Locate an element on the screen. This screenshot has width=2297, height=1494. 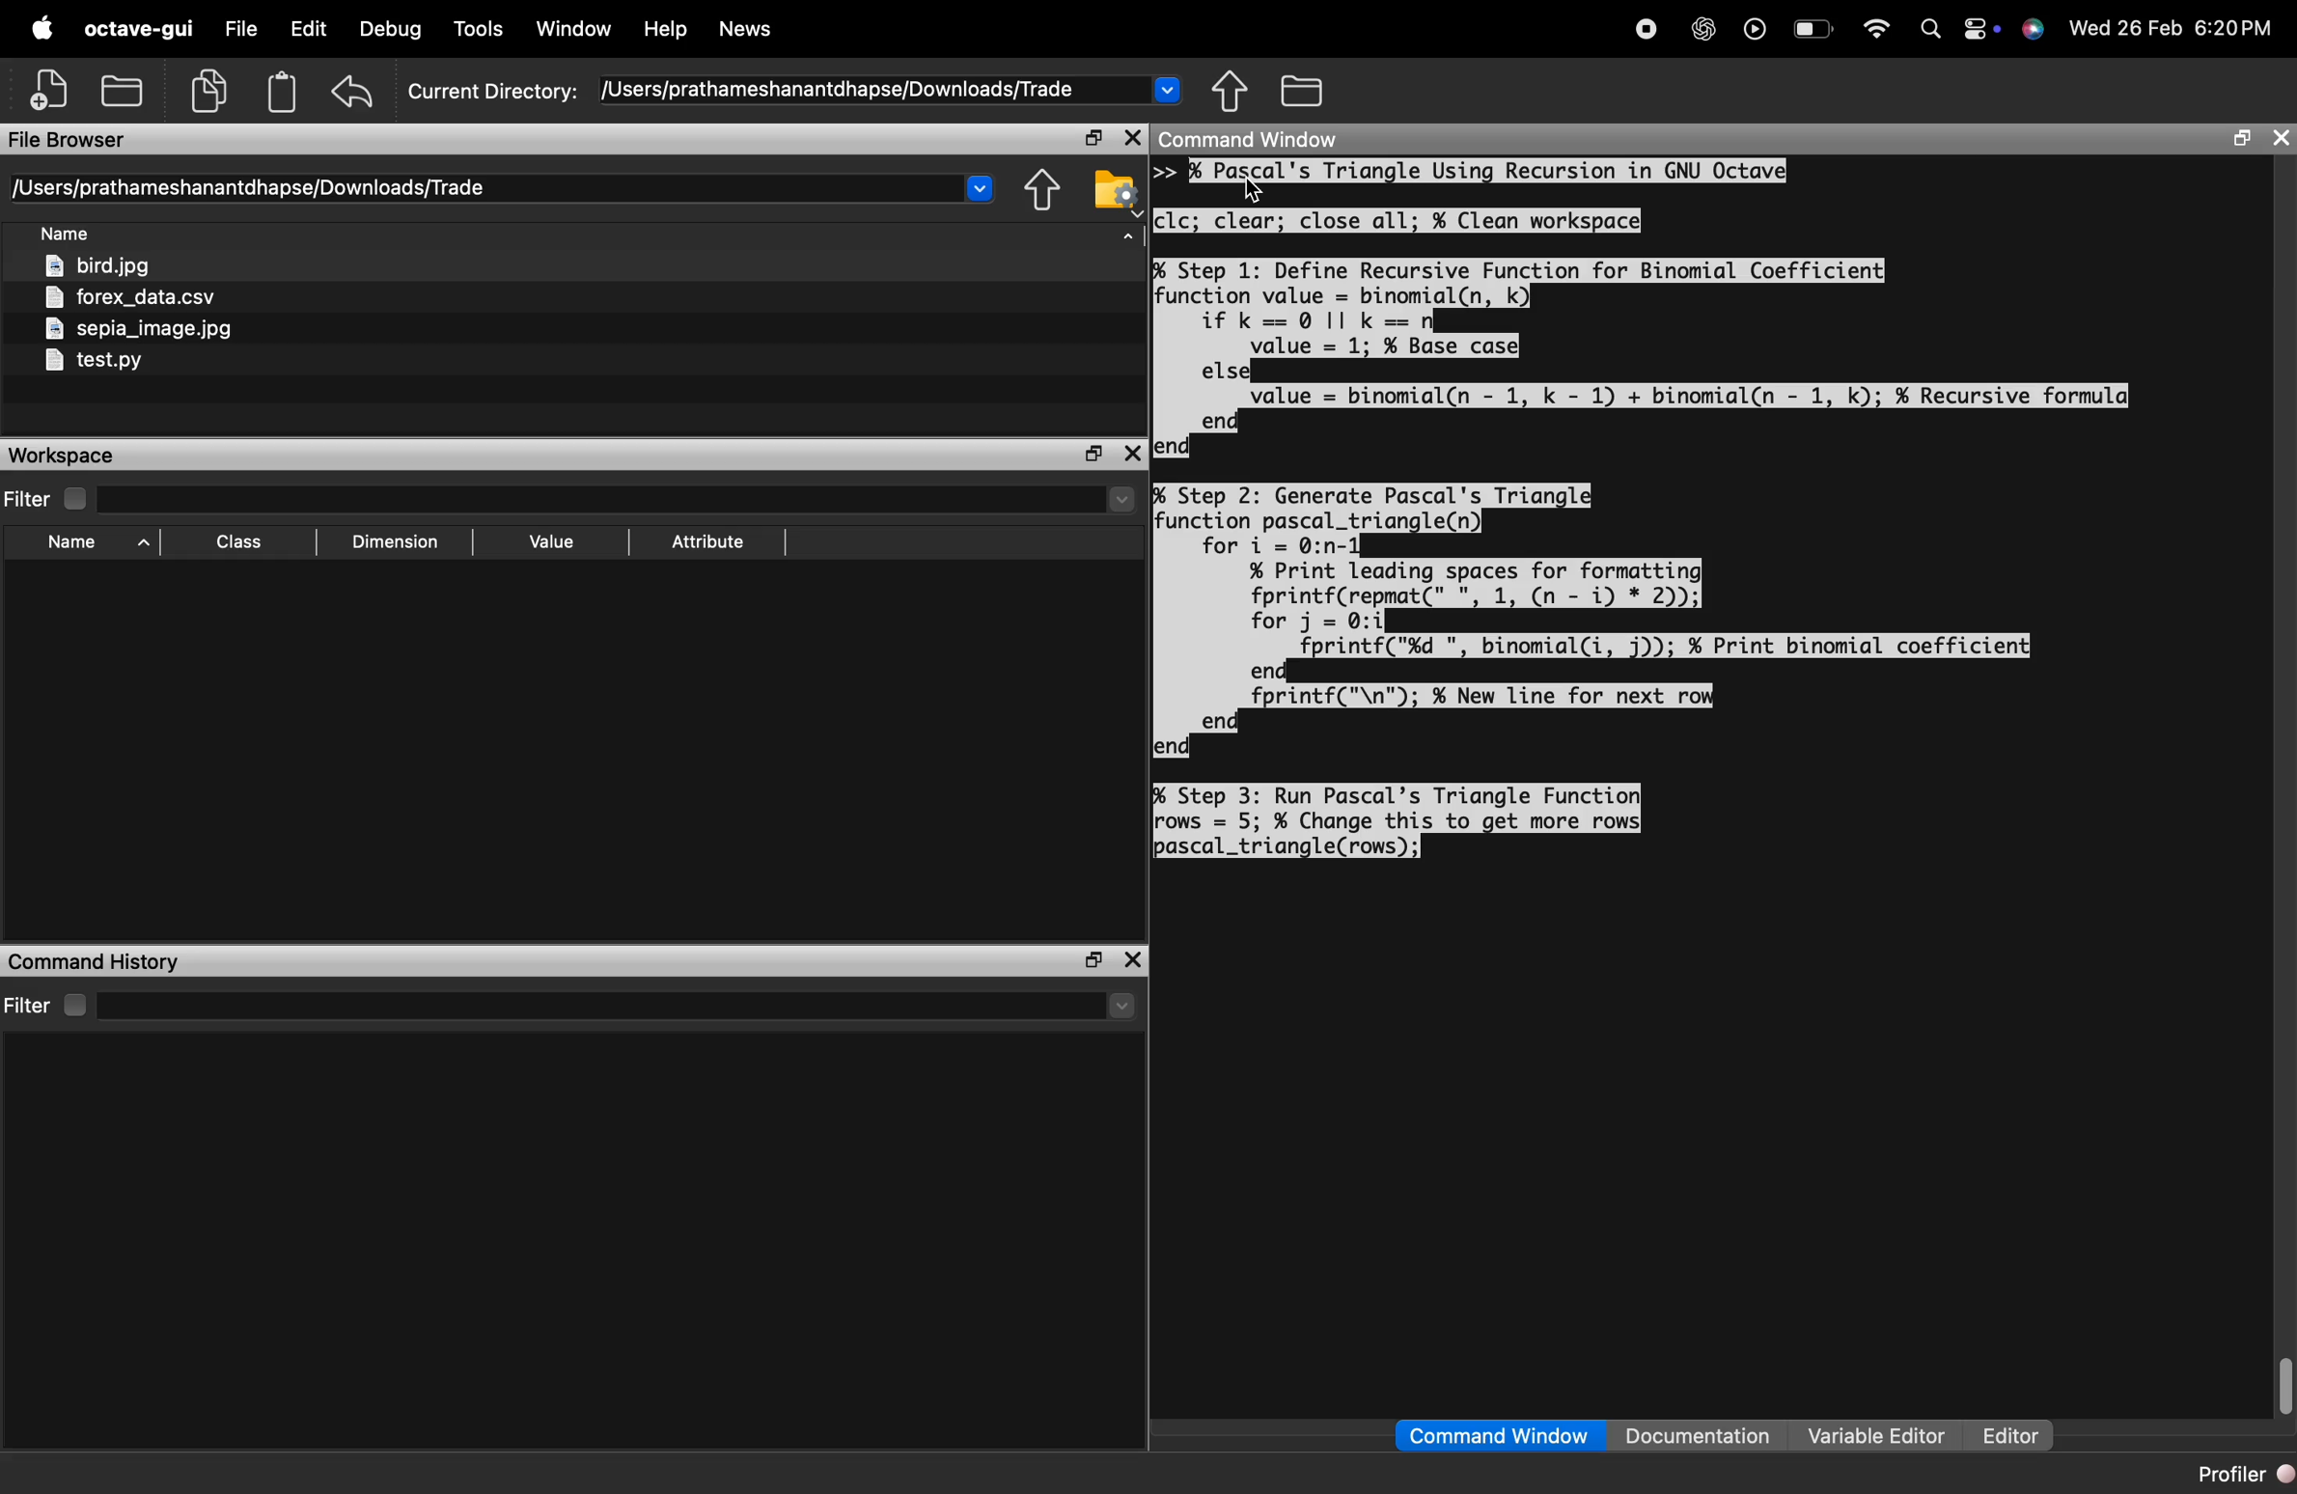
/Users/prathameshanantdhapse/Downloads/Trade is located at coordinates (247, 188).